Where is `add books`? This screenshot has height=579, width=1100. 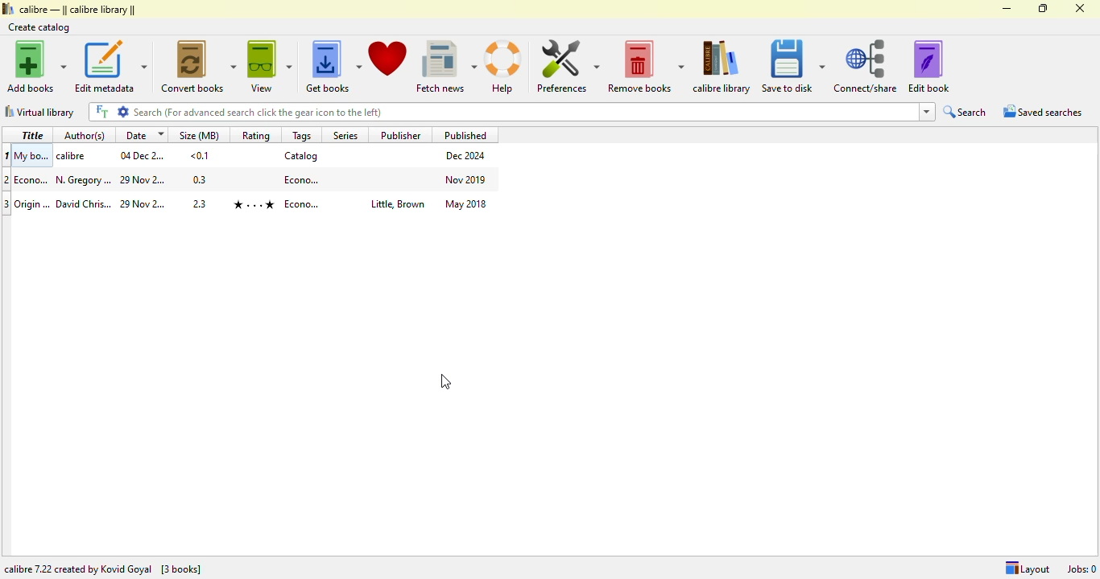
add books is located at coordinates (35, 66).